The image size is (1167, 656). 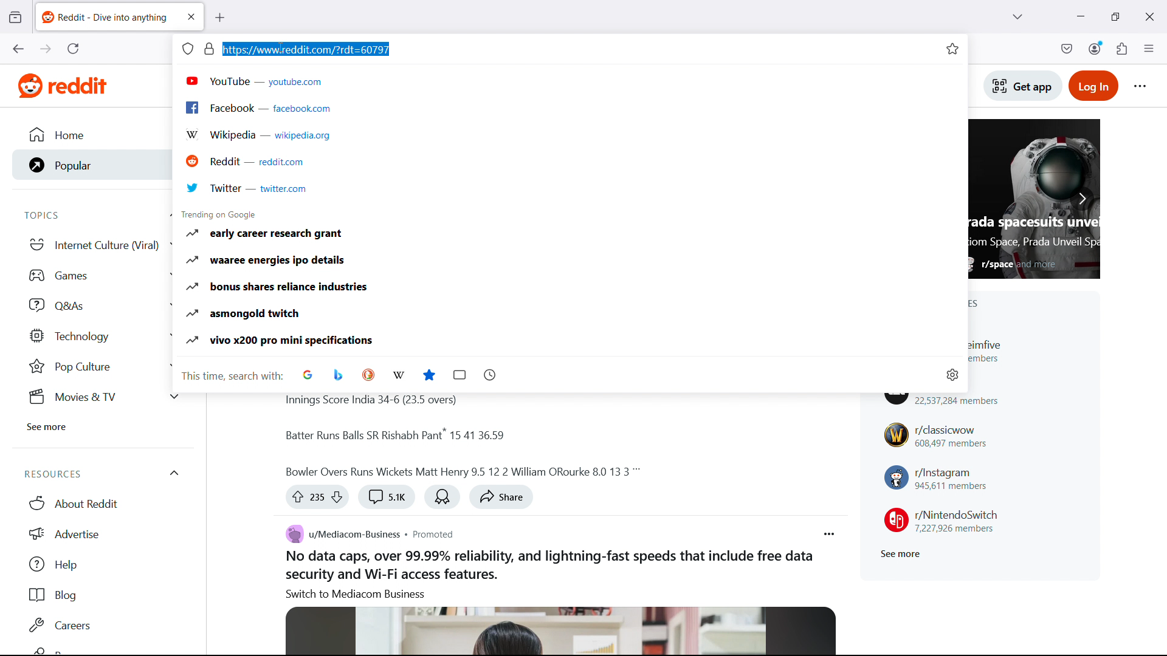 What do you see at coordinates (221, 214) in the screenshot?
I see `Trending on Google` at bounding box center [221, 214].